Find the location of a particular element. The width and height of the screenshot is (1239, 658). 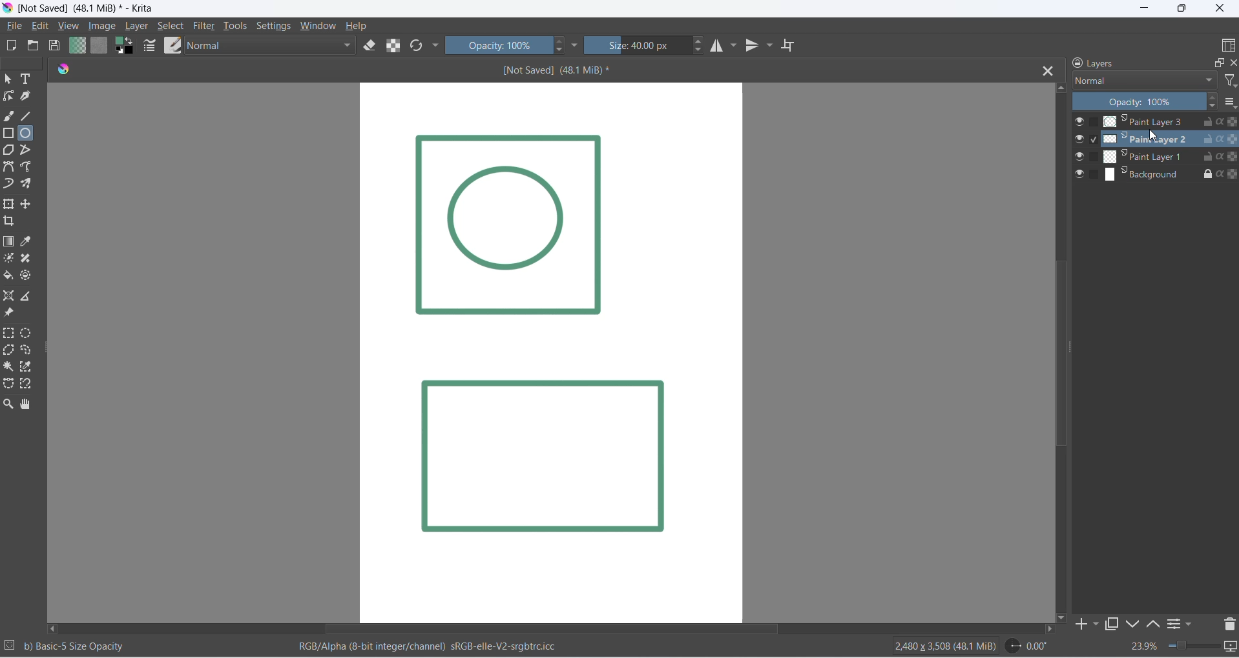

elliptical selection tool is located at coordinates (26, 332).